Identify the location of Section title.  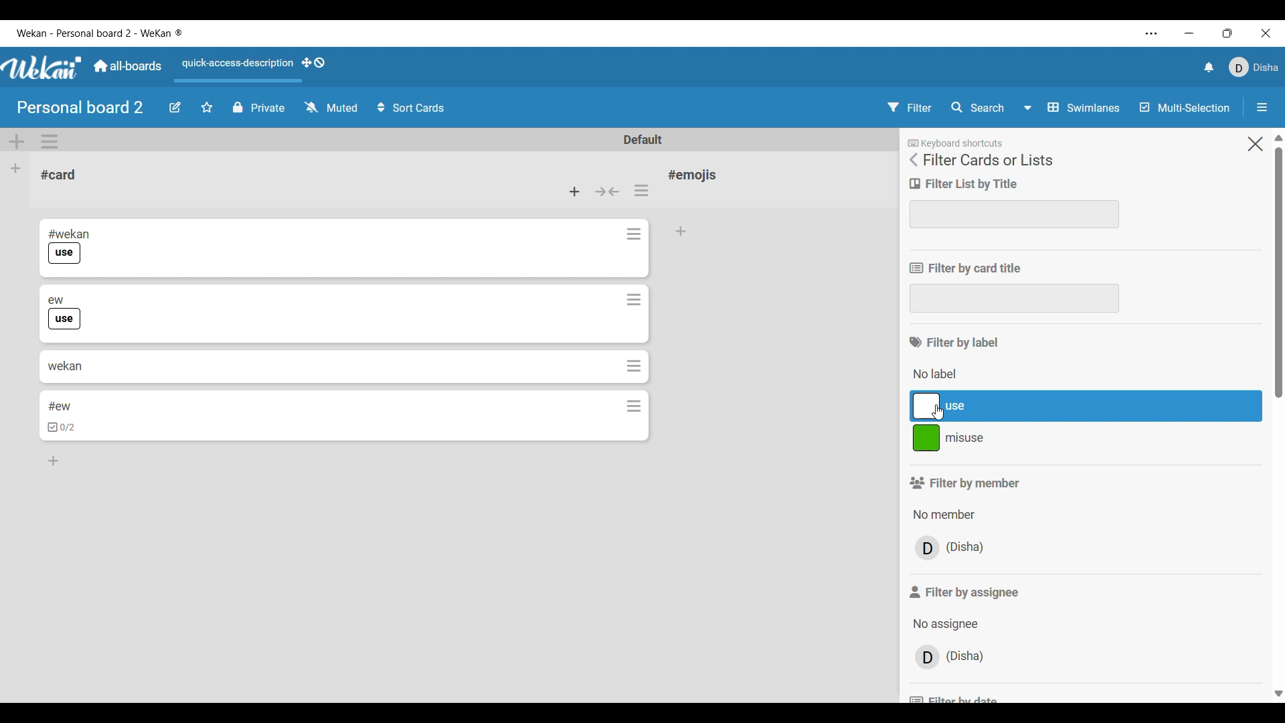
(964, 483).